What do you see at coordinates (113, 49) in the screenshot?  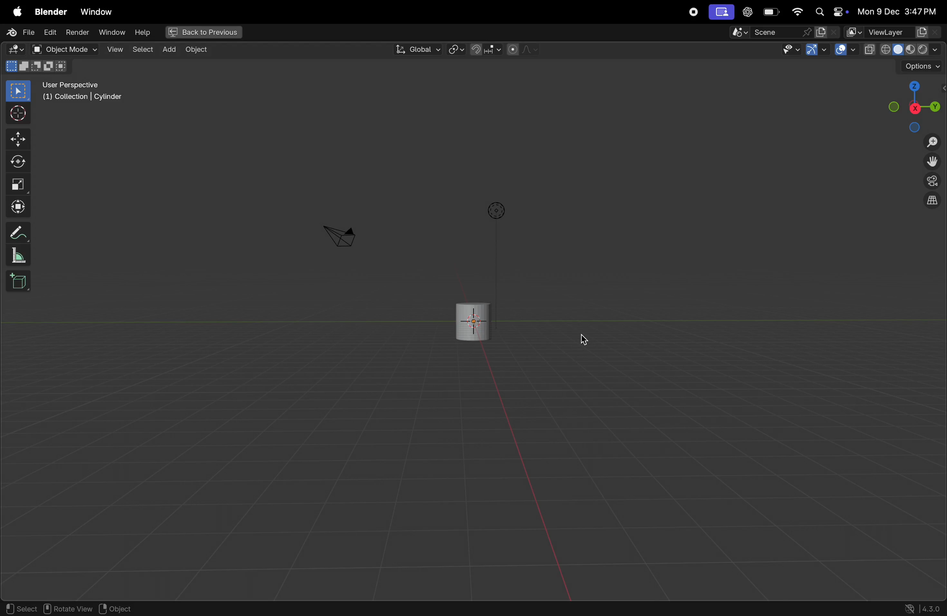 I see `view` at bounding box center [113, 49].